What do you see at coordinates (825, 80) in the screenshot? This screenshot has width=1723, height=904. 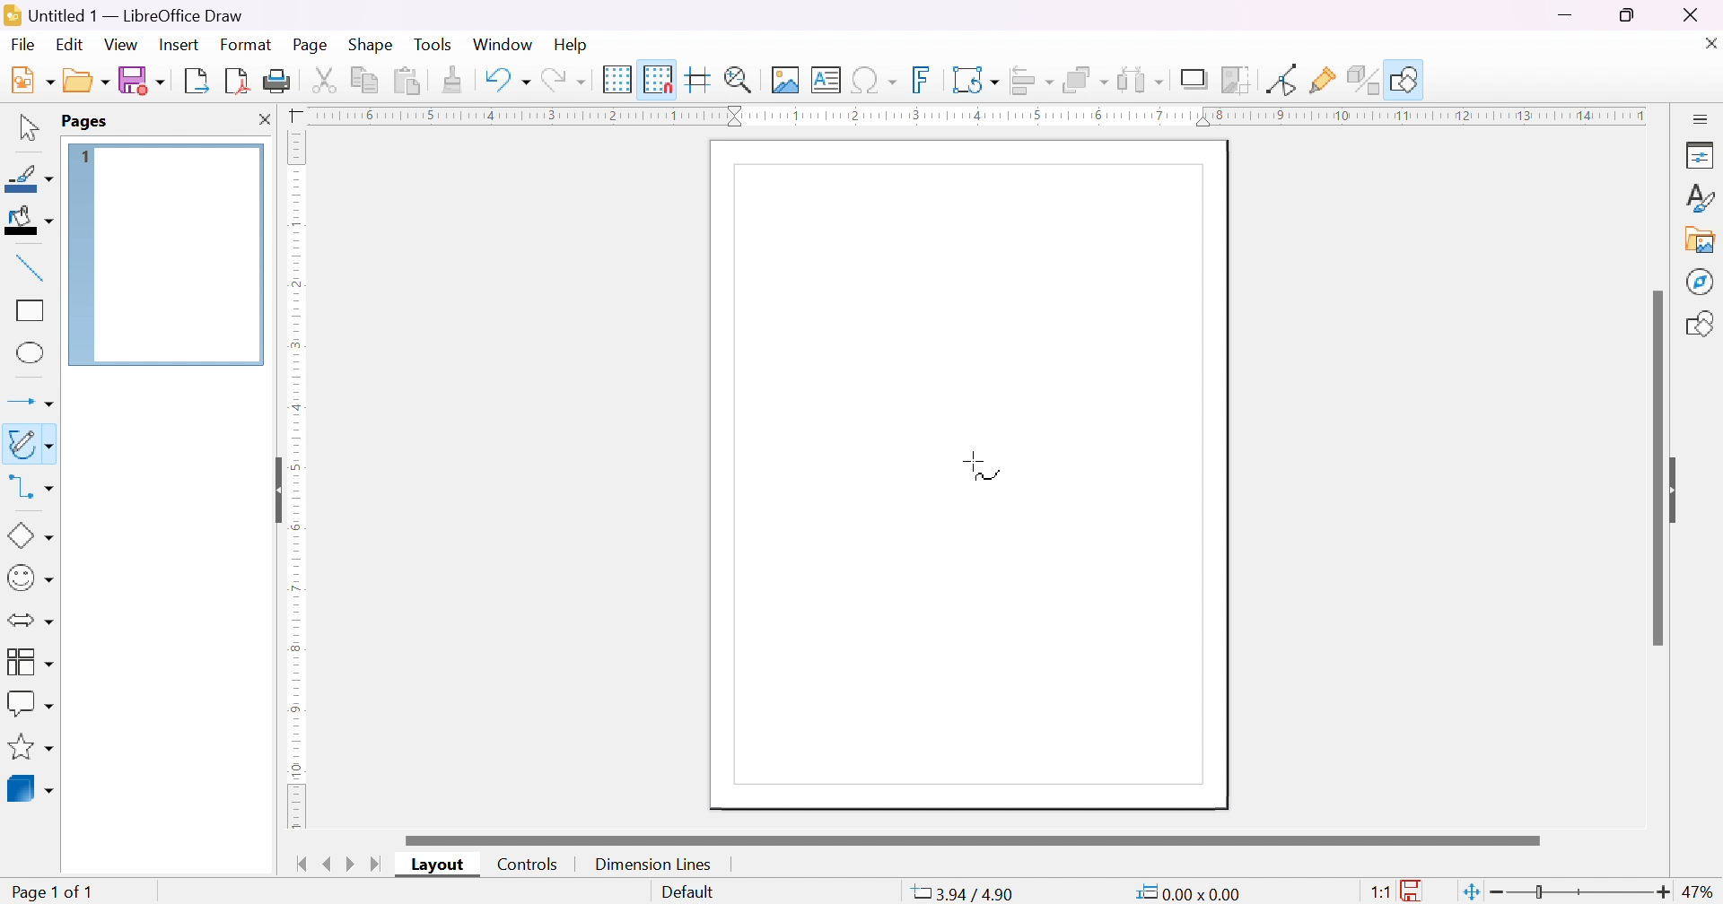 I see `insert text box` at bounding box center [825, 80].